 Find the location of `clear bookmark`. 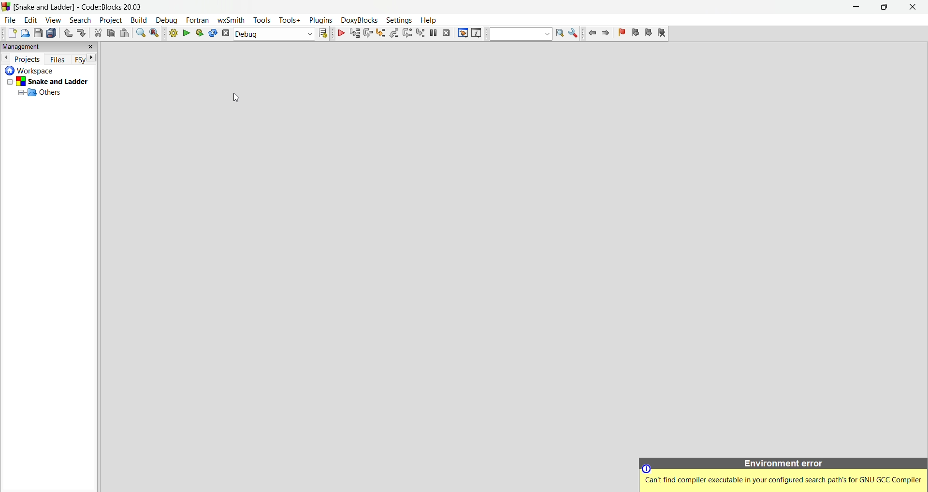

clear bookmark is located at coordinates (663, 33).